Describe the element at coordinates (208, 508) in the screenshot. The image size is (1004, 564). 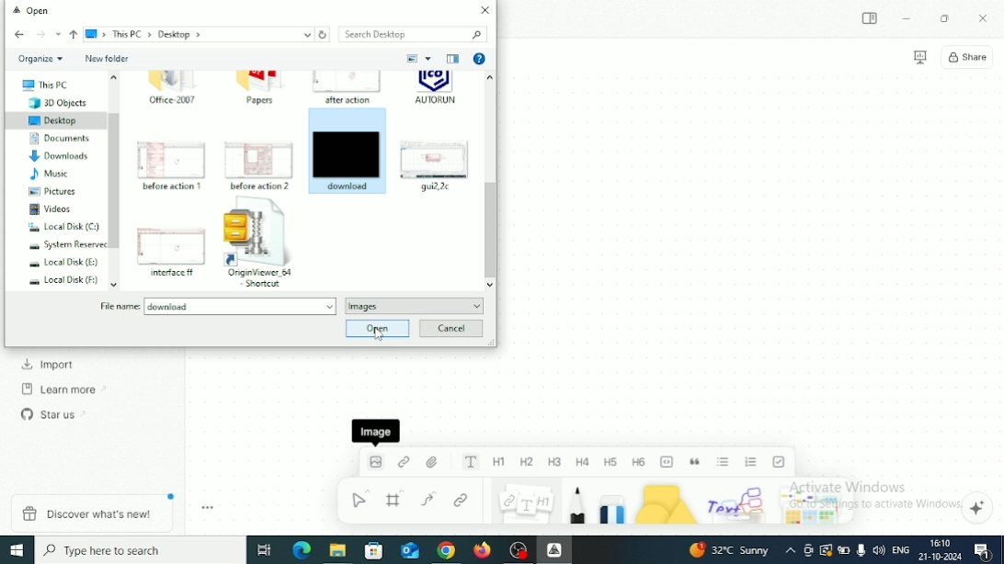
I see `Toggle zoom tool bar` at that location.